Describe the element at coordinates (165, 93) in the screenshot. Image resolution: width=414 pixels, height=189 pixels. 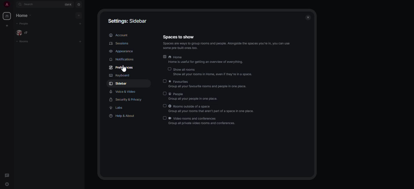
I see `disabled` at that location.